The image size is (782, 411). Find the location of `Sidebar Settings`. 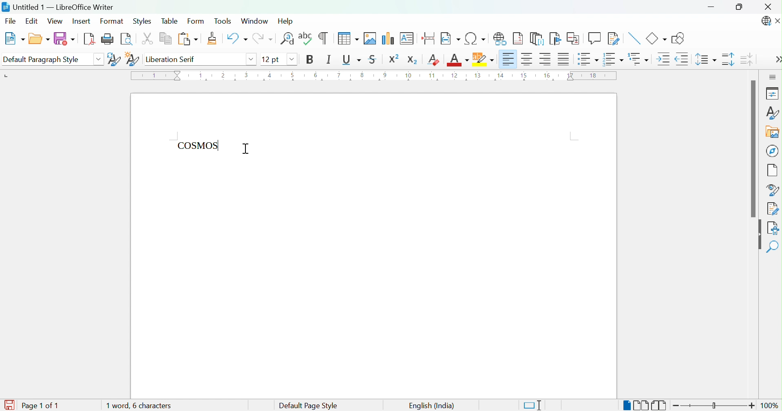

Sidebar Settings is located at coordinates (773, 77).